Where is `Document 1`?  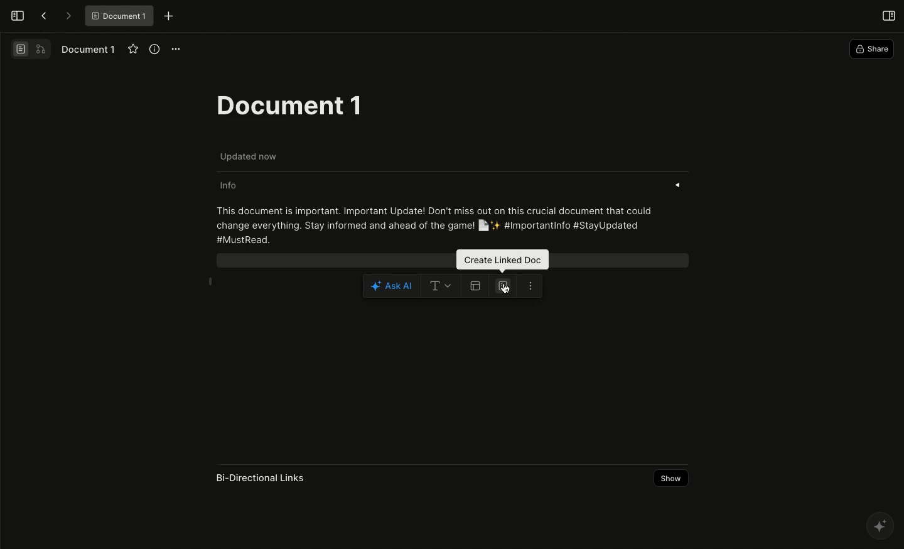 Document 1 is located at coordinates (90, 49).